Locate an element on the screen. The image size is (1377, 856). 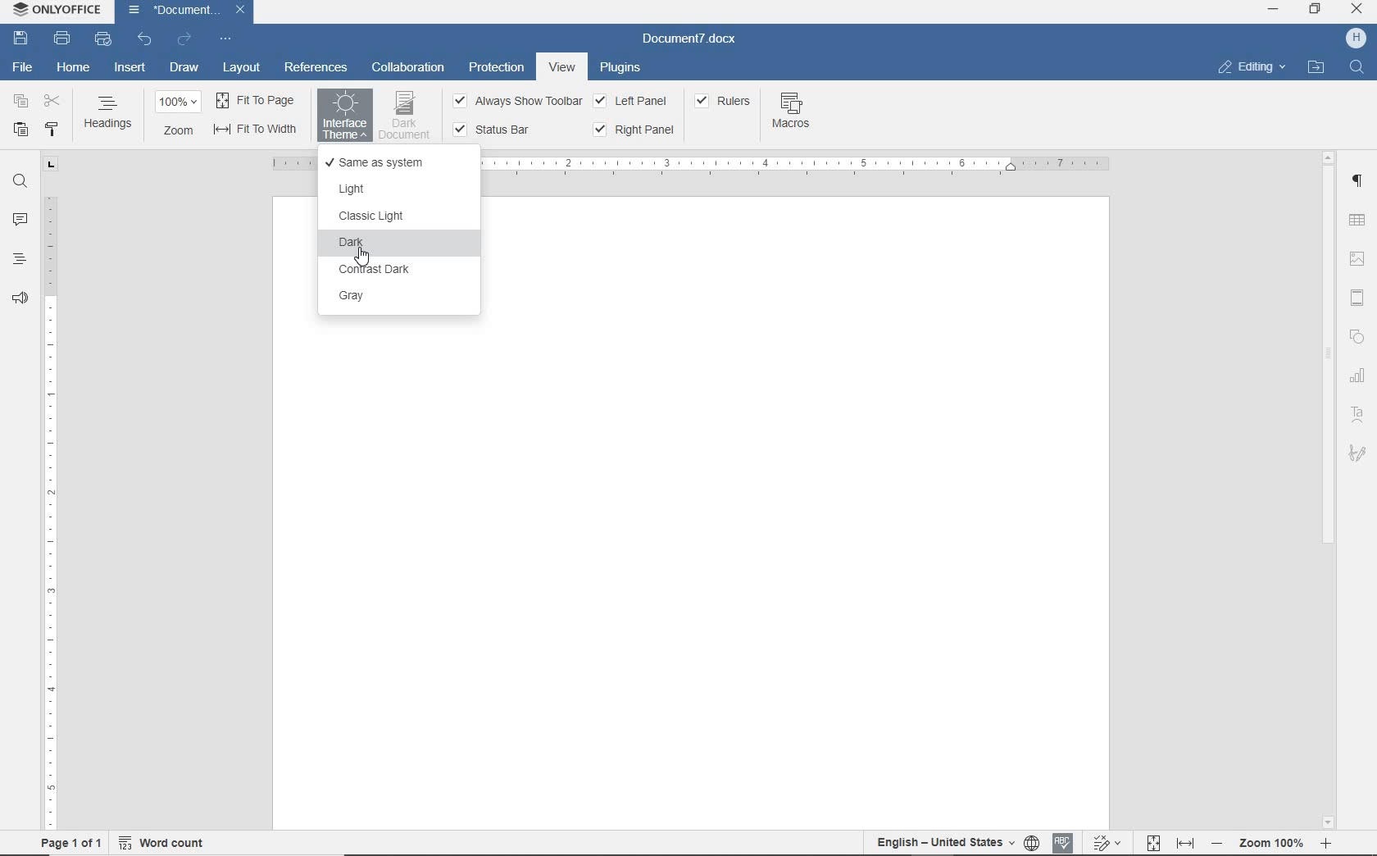
CUSTOMIZE QUICK ACCESS TOOLBAR is located at coordinates (227, 39).